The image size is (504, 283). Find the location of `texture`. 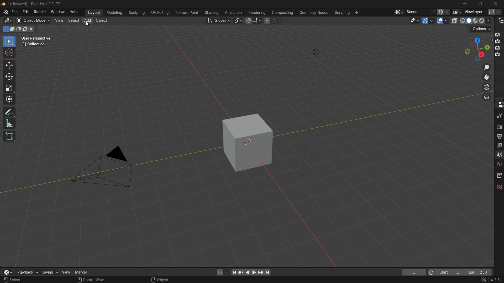

texture is located at coordinates (499, 187).